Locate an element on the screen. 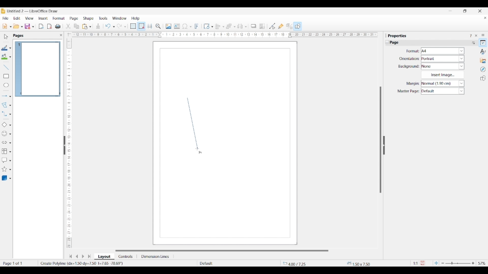 The width and height of the screenshot is (488, 274). Shapes is located at coordinates (483, 78).